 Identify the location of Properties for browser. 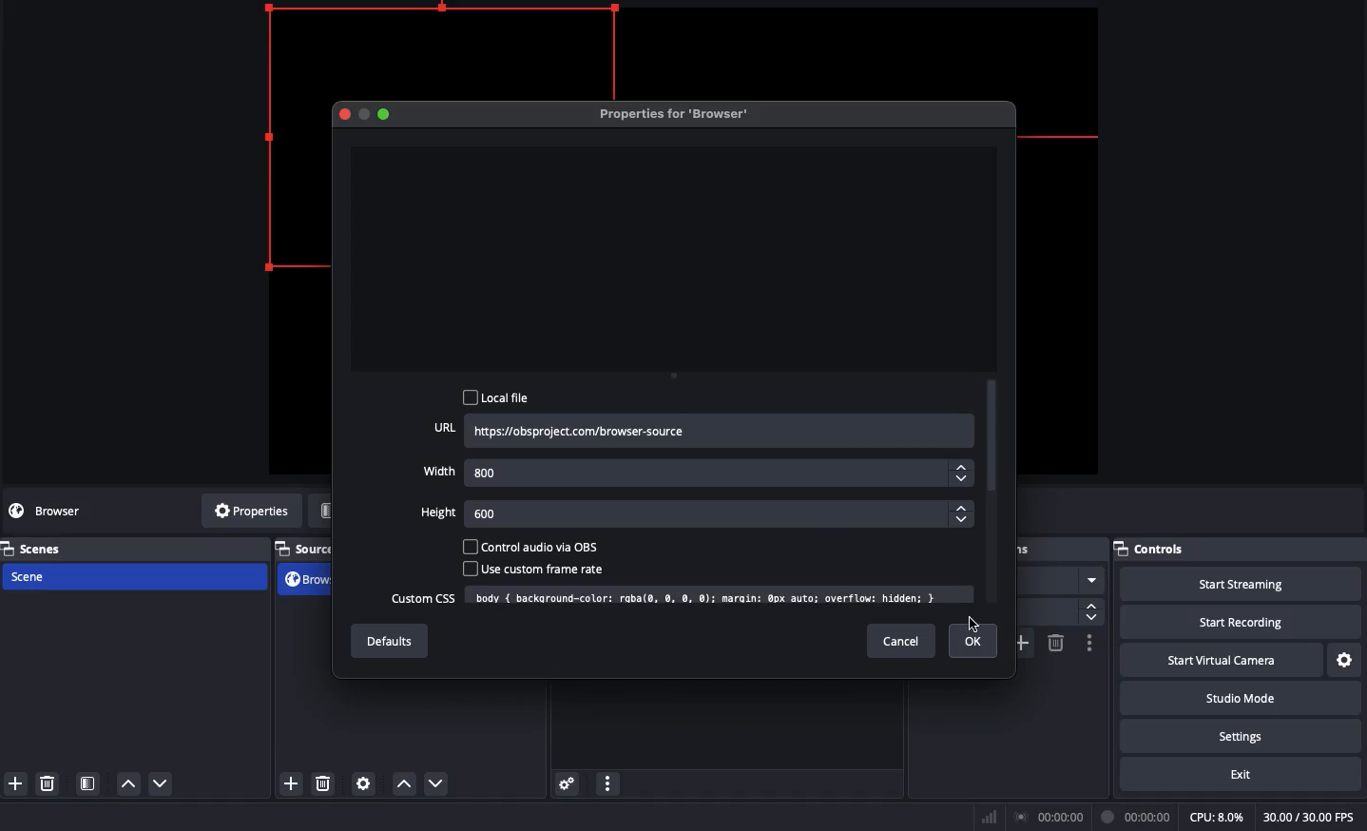
(679, 115).